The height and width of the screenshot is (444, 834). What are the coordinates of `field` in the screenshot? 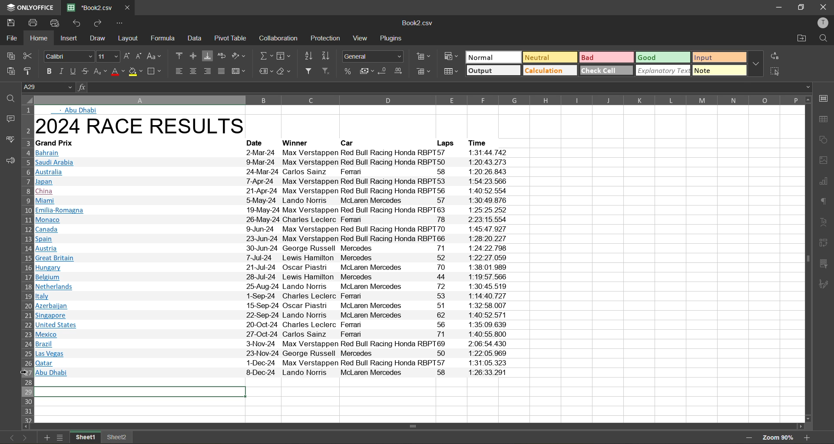 It's located at (283, 57).